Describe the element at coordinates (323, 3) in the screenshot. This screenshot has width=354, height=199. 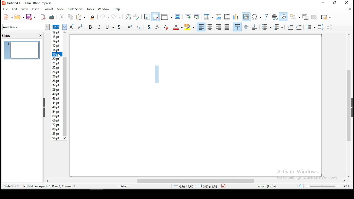
I see `minimize` at that location.